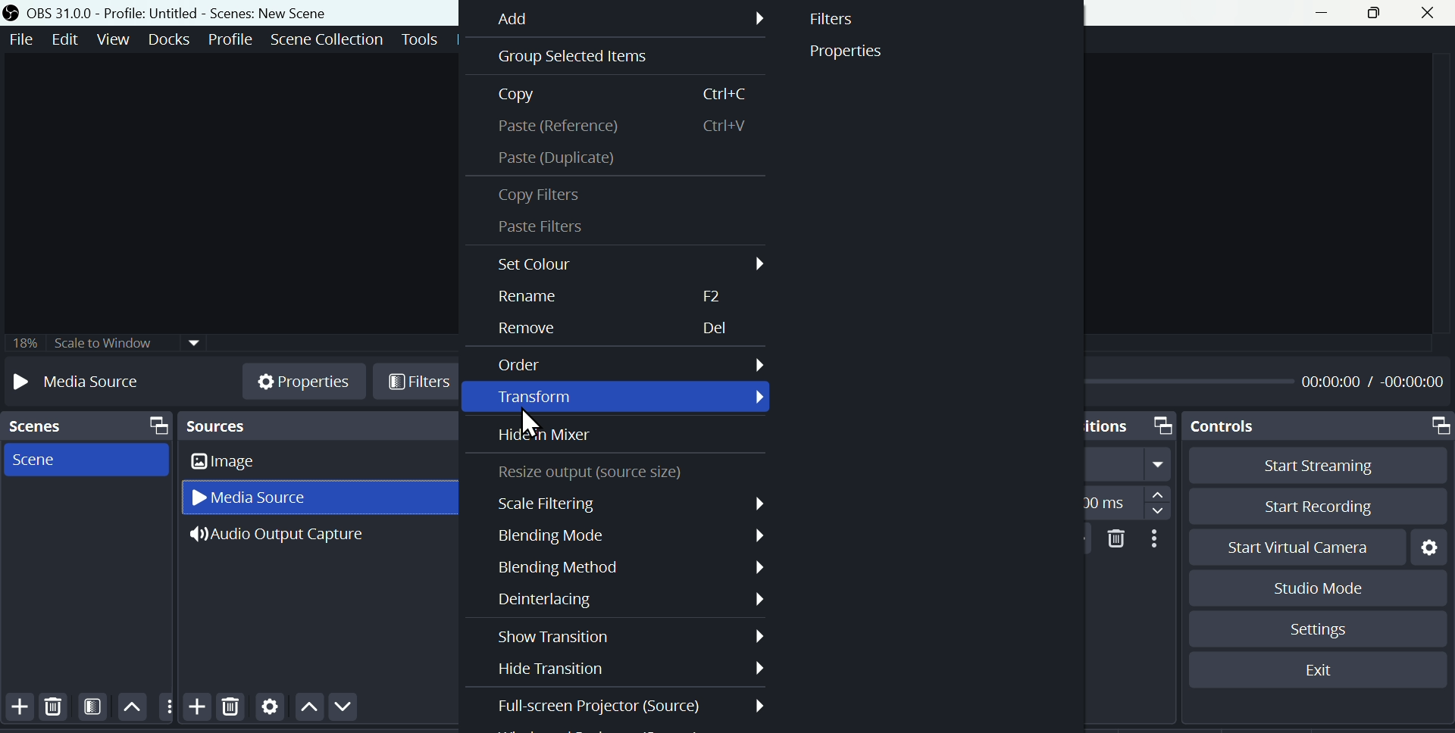 The image size is (1455, 733). What do you see at coordinates (181, 11) in the screenshot?
I see `OBS 31.0 .0 profile: untitled scenes: new scene` at bounding box center [181, 11].